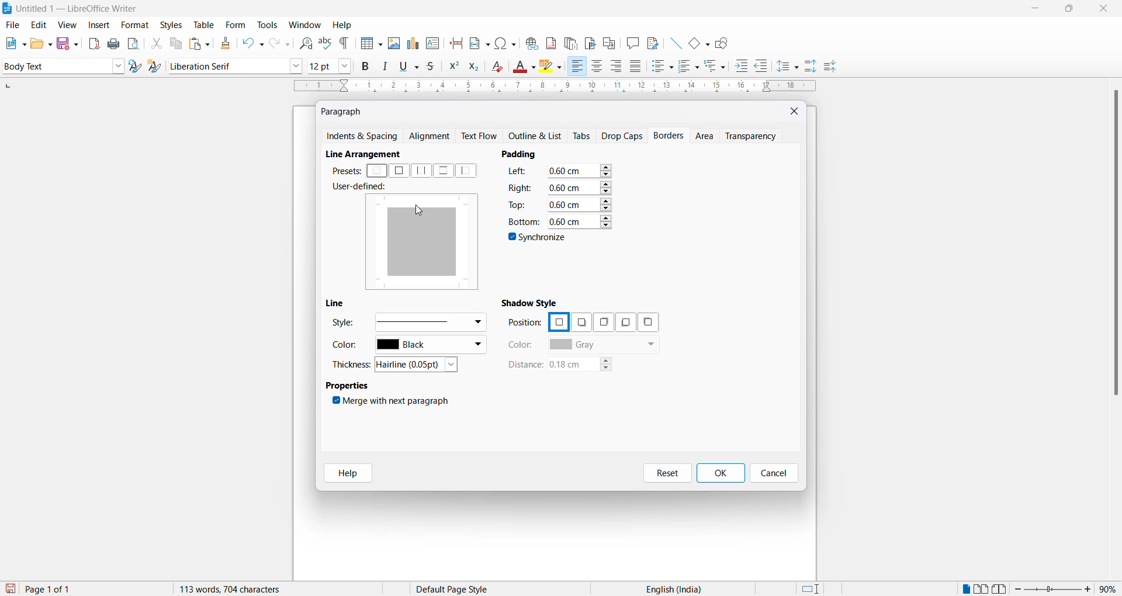  I want to click on find and replace, so click(304, 42).